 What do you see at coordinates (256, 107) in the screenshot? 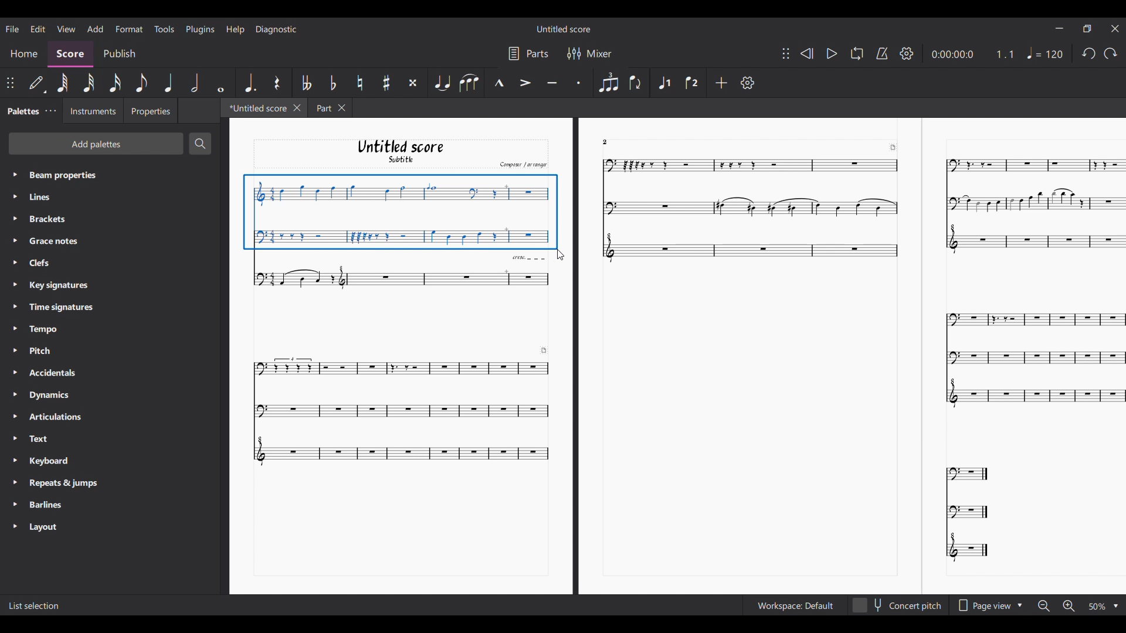
I see `Current tab` at bounding box center [256, 107].